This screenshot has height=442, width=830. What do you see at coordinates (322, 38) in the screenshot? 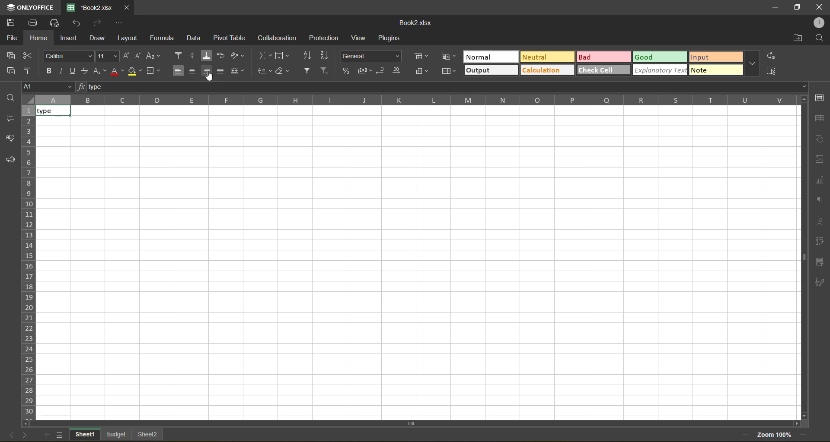
I see `protection` at bounding box center [322, 38].